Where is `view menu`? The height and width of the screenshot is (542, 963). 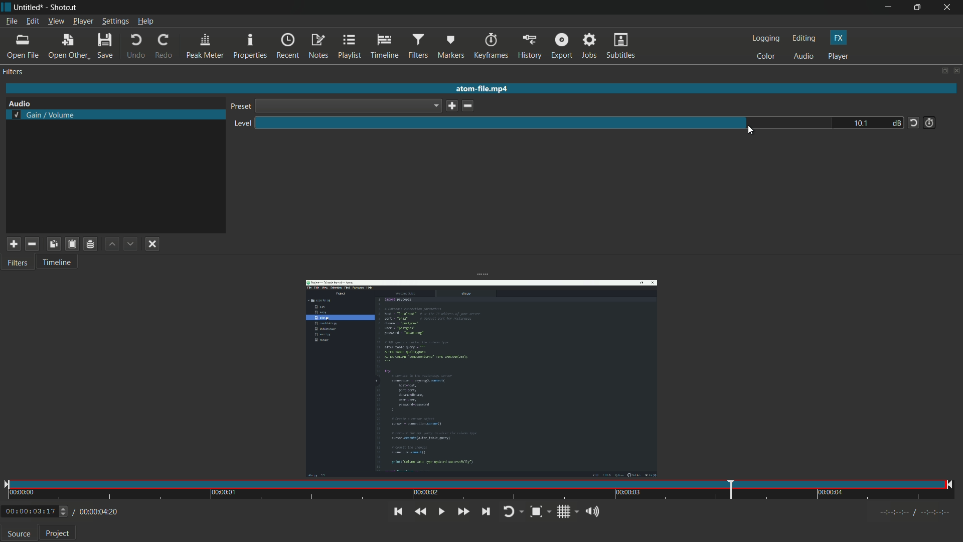 view menu is located at coordinates (56, 22).